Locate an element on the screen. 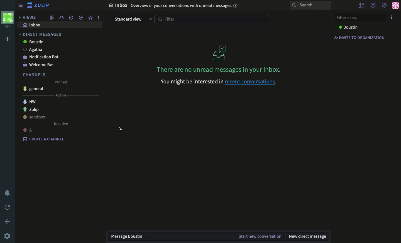  start new conversation is located at coordinates (260, 236).